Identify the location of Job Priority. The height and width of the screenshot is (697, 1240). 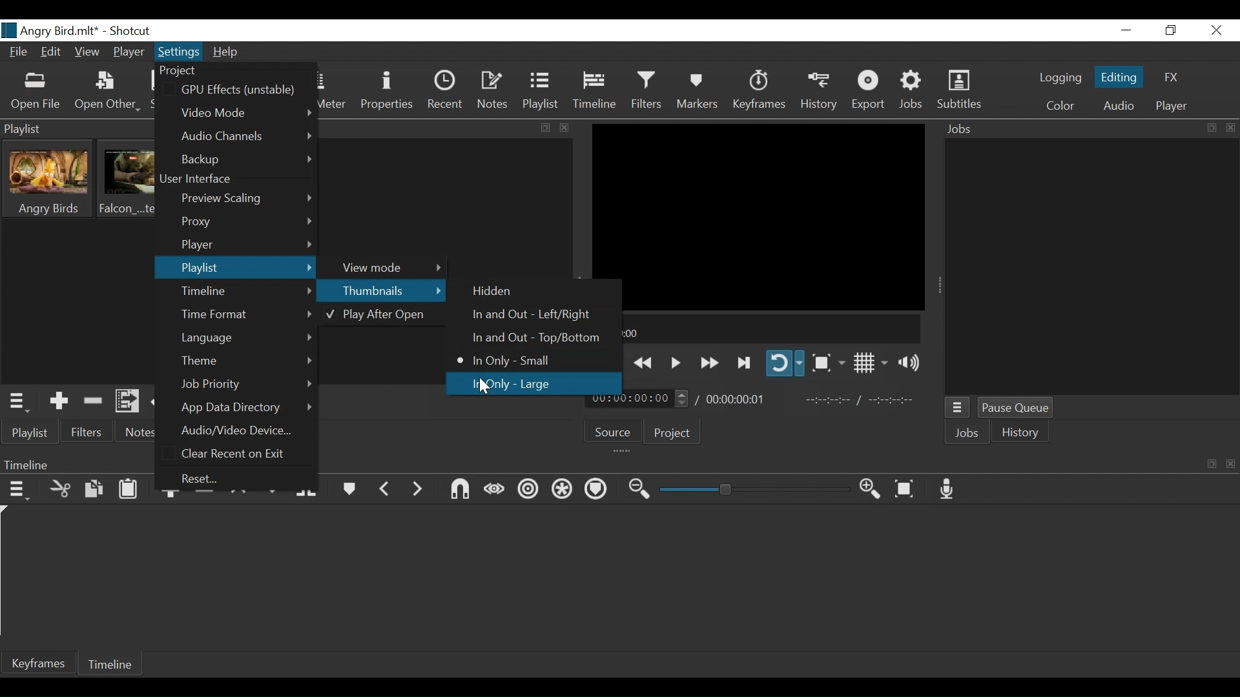
(246, 385).